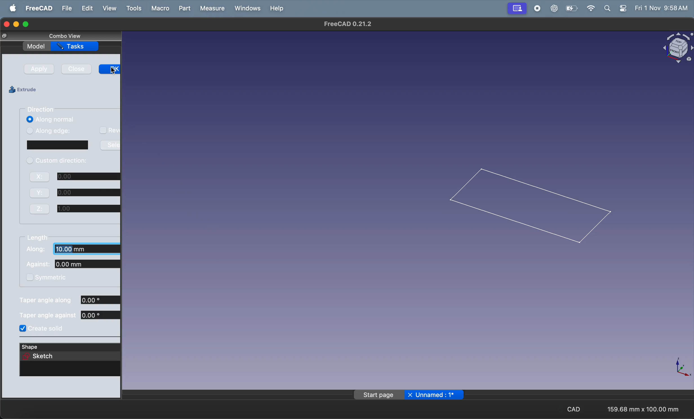 This screenshot has height=419, width=694. I want to click on windows, so click(245, 9).